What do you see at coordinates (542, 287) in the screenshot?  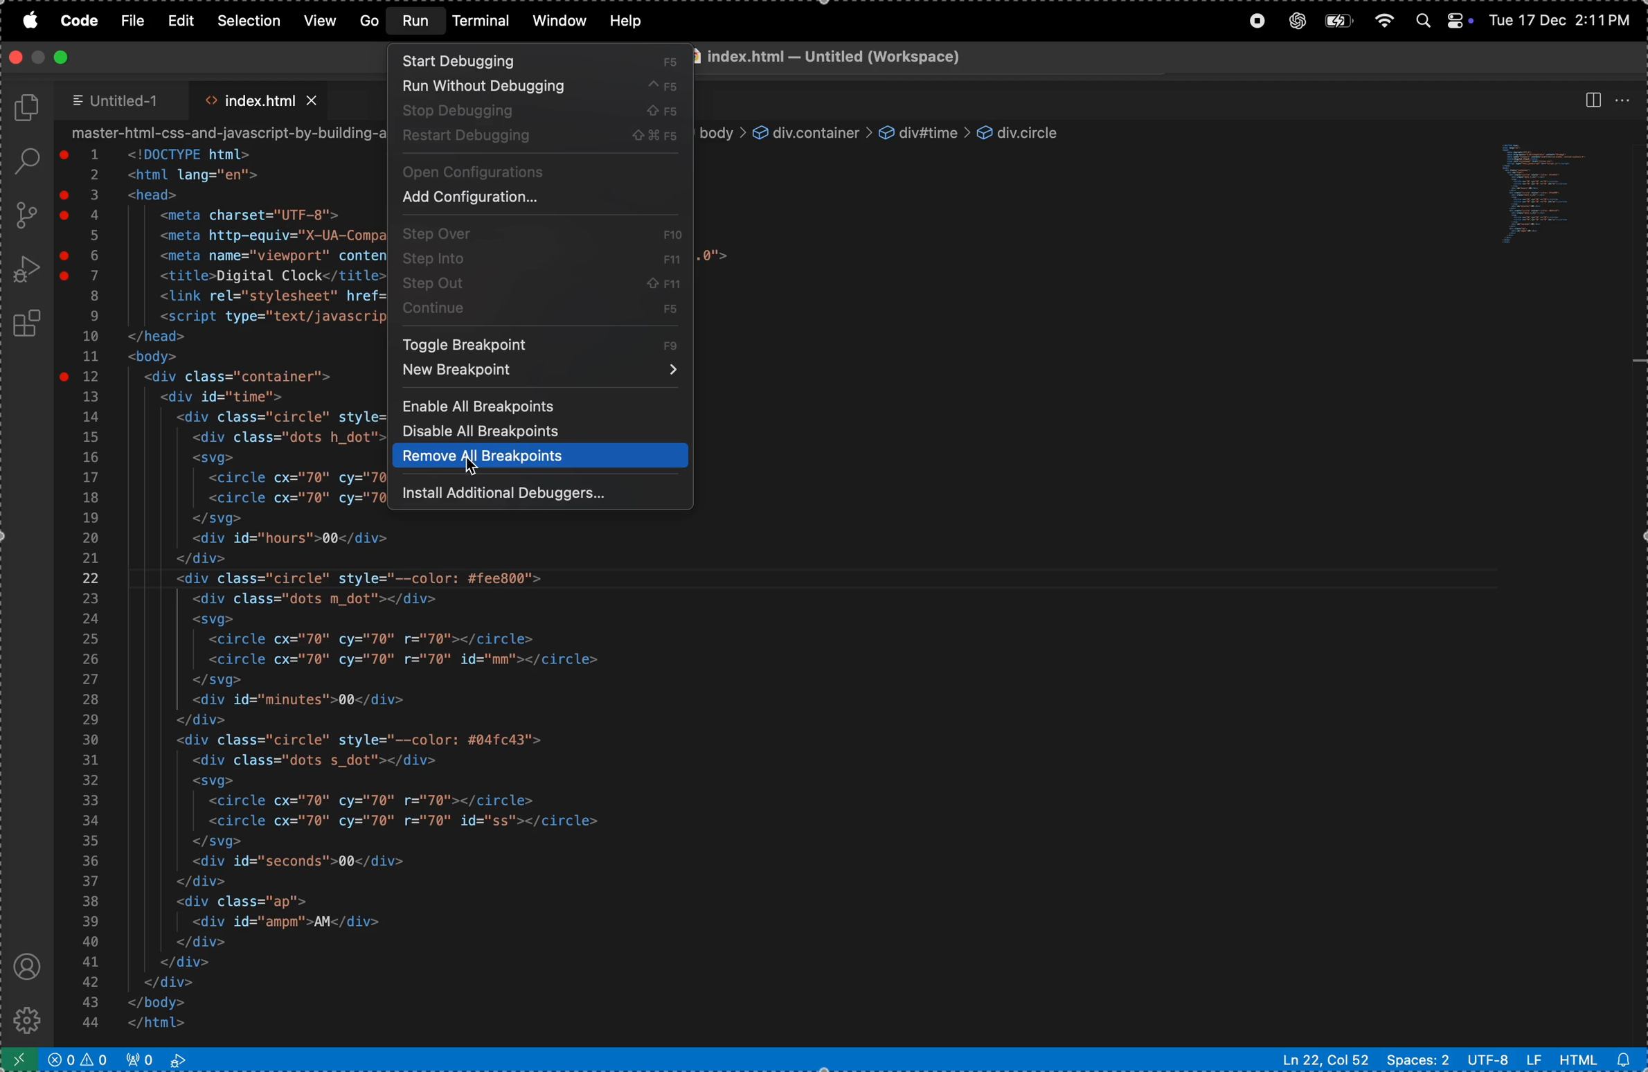 I see `step out` at bounding box center [542, 287].